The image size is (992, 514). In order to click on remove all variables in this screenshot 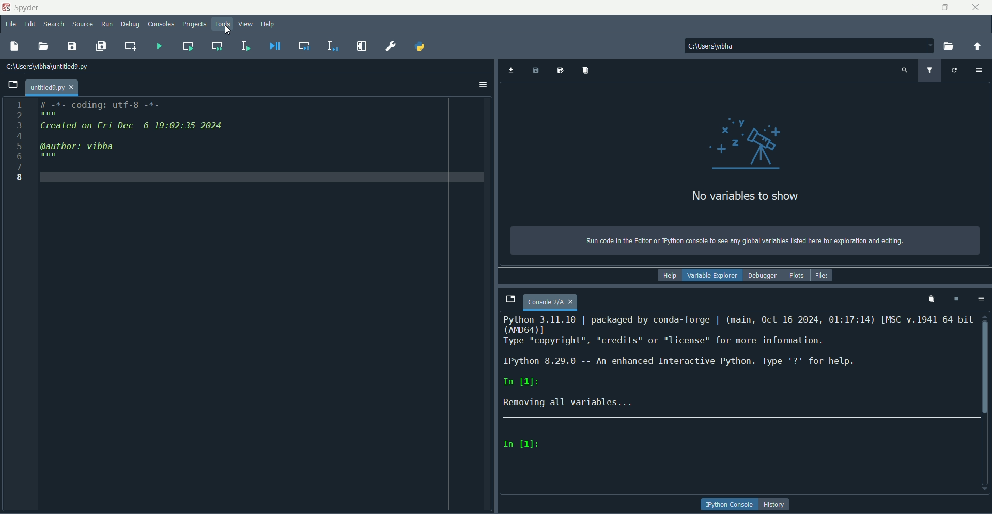, I will do `click(587, 70)`.